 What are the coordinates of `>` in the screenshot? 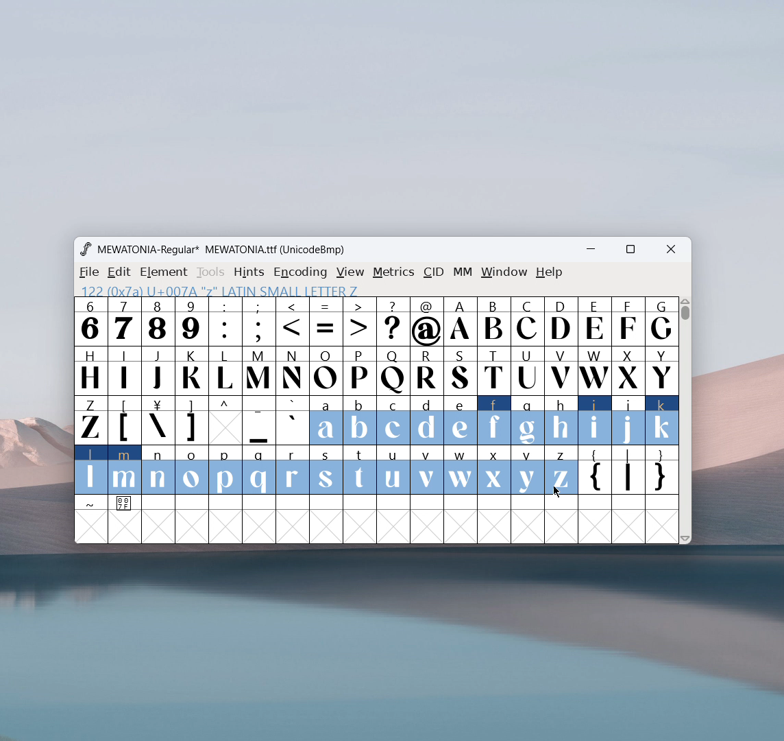 It's located at (360, 322).